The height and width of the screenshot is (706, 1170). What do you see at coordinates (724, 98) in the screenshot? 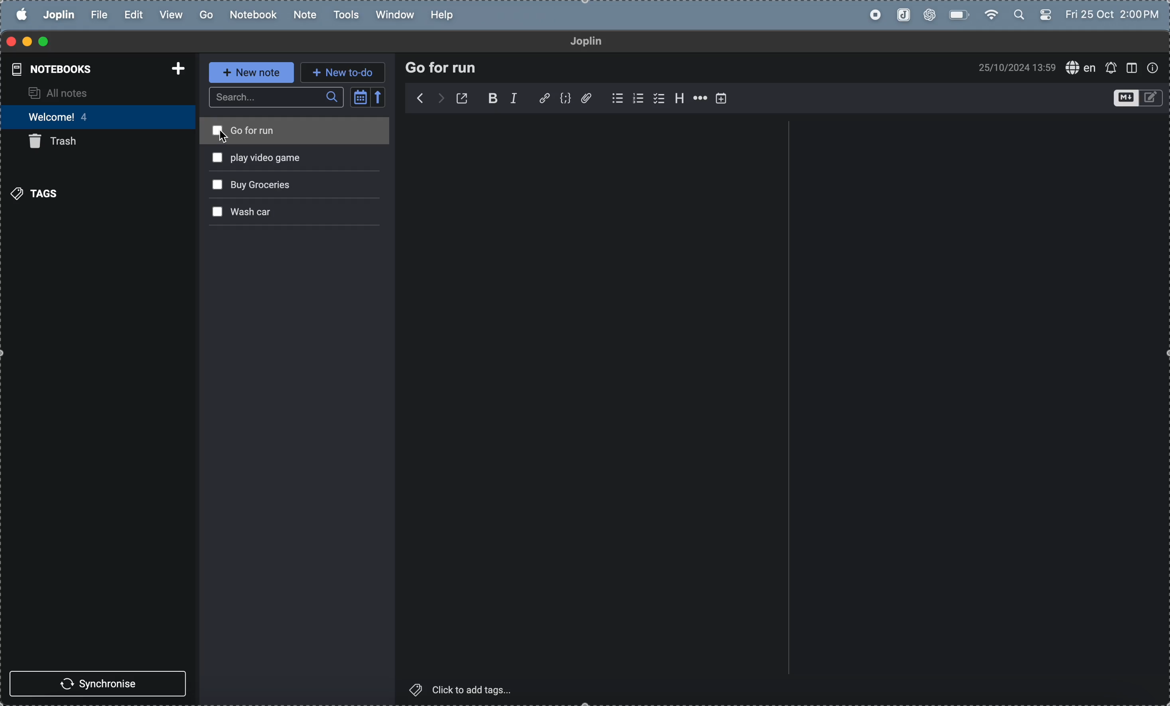
I see `add timmings` at bounding box center [724, 98].